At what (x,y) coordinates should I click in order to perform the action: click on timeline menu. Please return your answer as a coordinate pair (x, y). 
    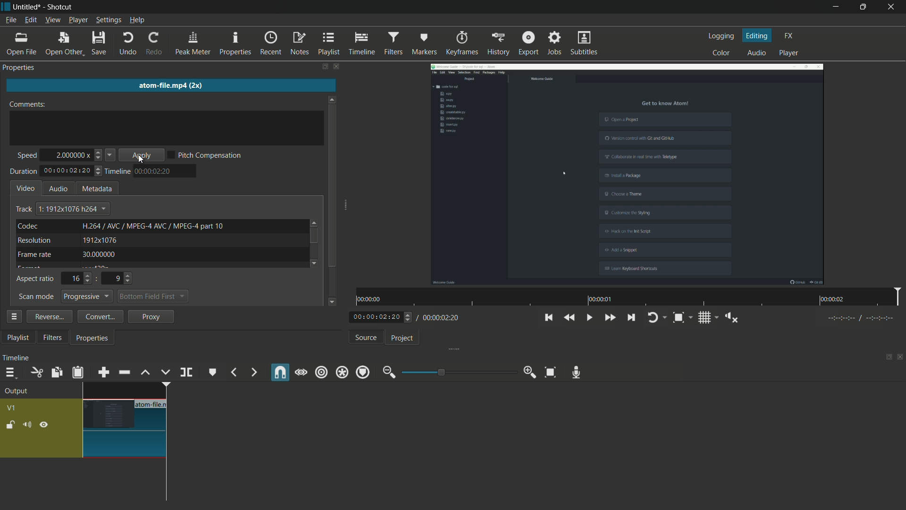
    Looking at the image, I should click on (13, 373).